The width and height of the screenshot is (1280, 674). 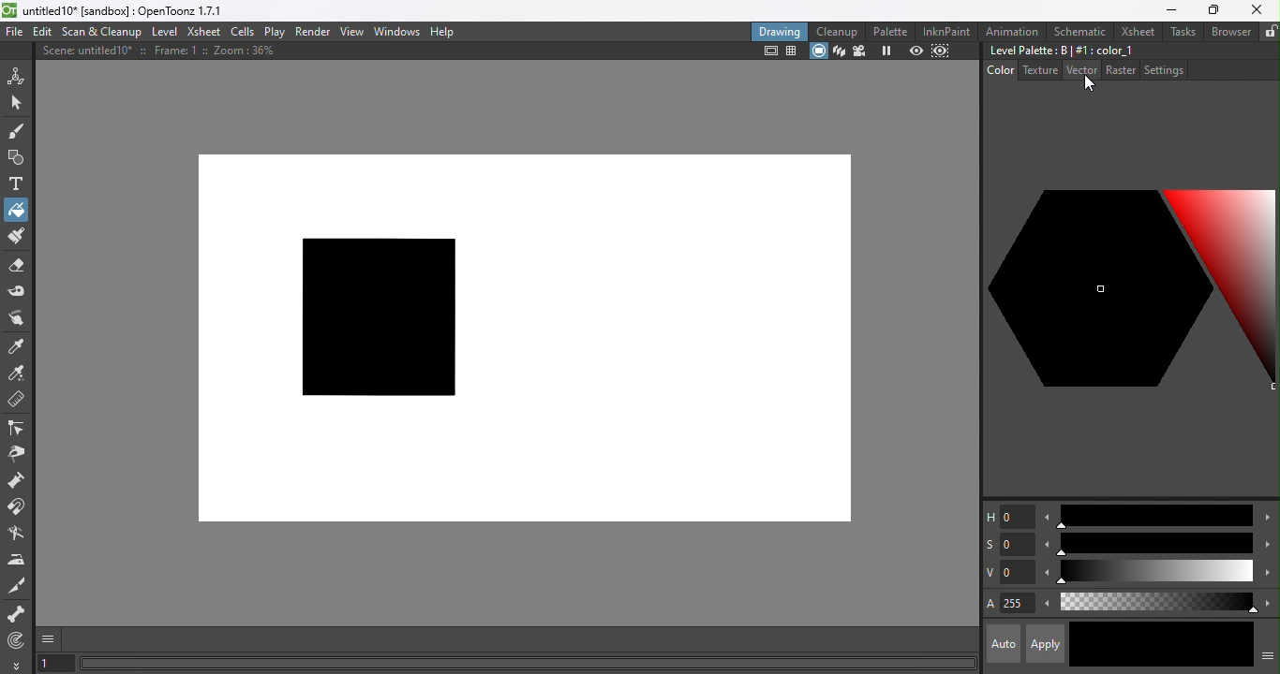 What do you see at coordinates (1044, 644) in the screenshot?
I see `Apply` at bounding box center [1044, 644].